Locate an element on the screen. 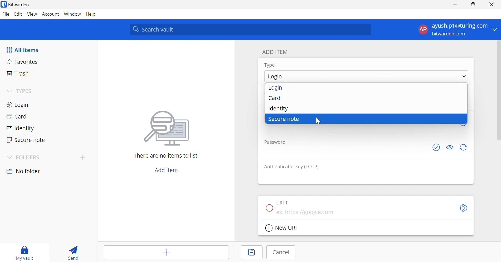  Close is located at coordinates (491, 4).